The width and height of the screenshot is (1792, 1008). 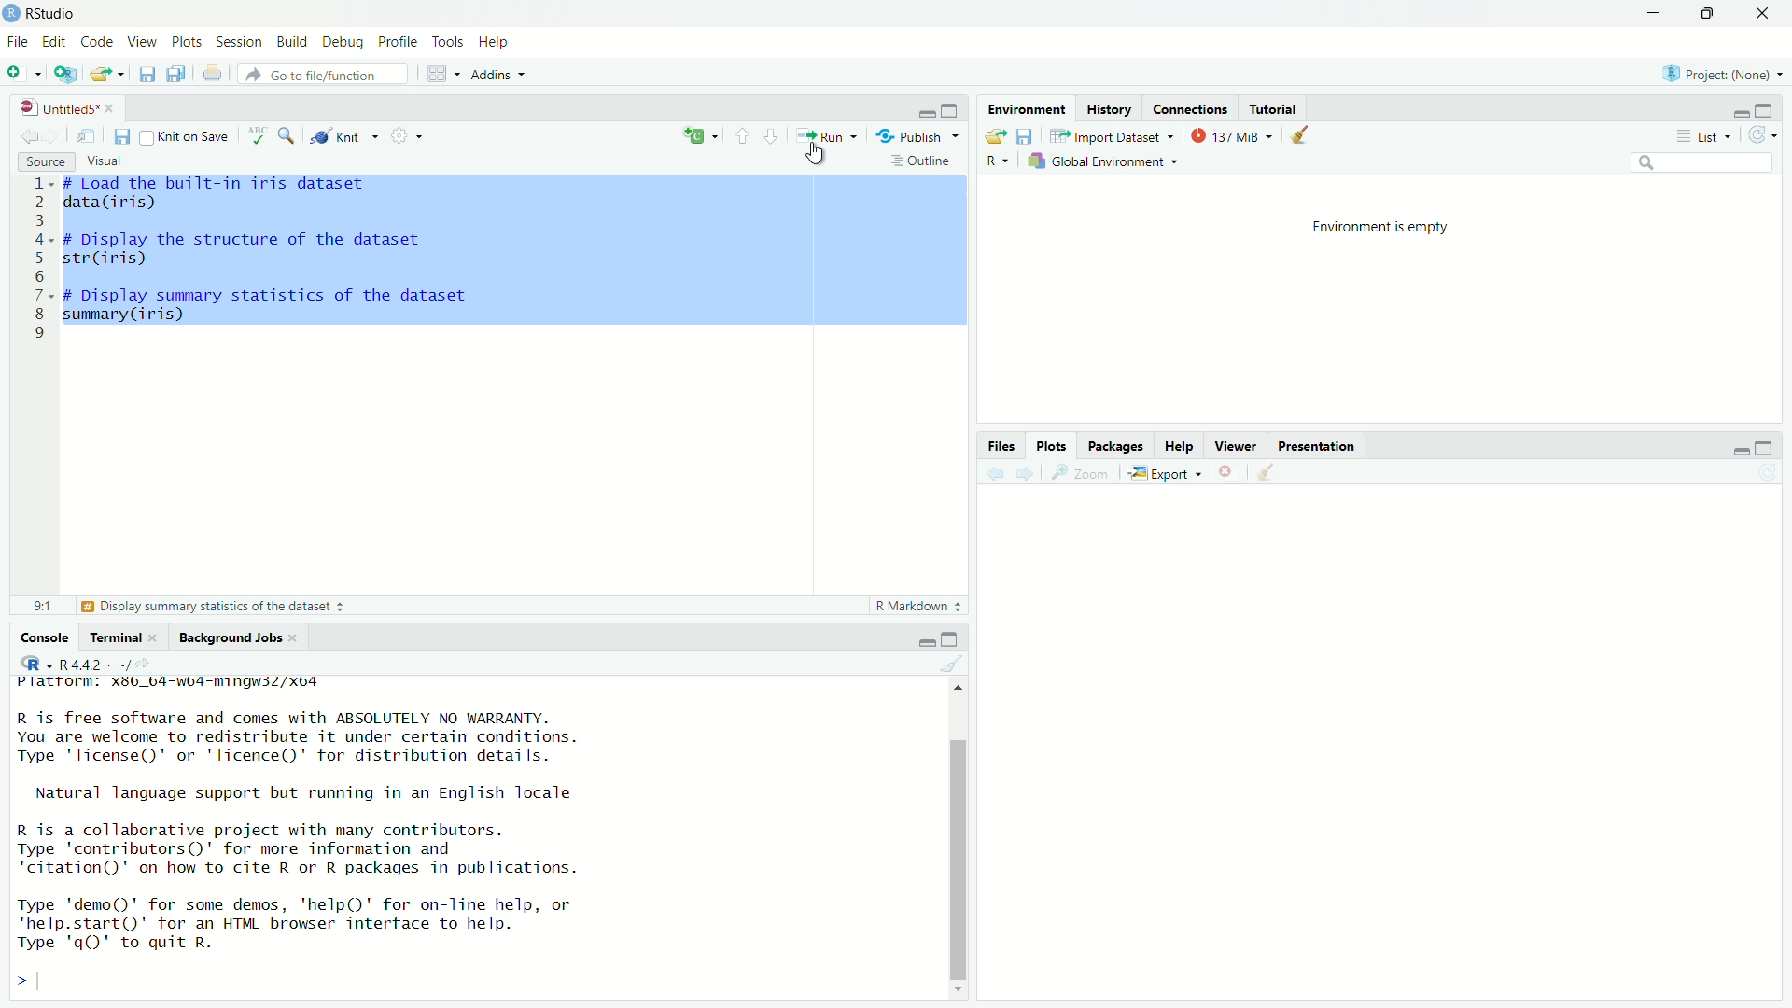 What do you see at coordinates (498, 76) in the screenshot?
I see `Addins` at bounding box center [498, 76].